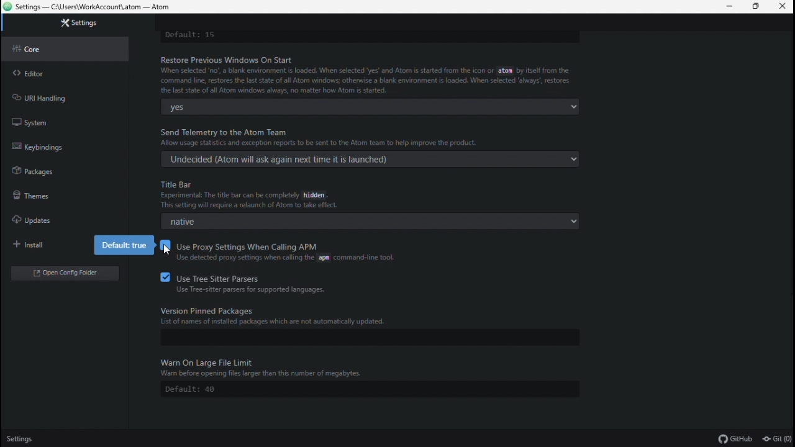 Image resolution: width=795 pixels, height=447 pixels. I want to click on Use tree sitter, so click(278, 284).